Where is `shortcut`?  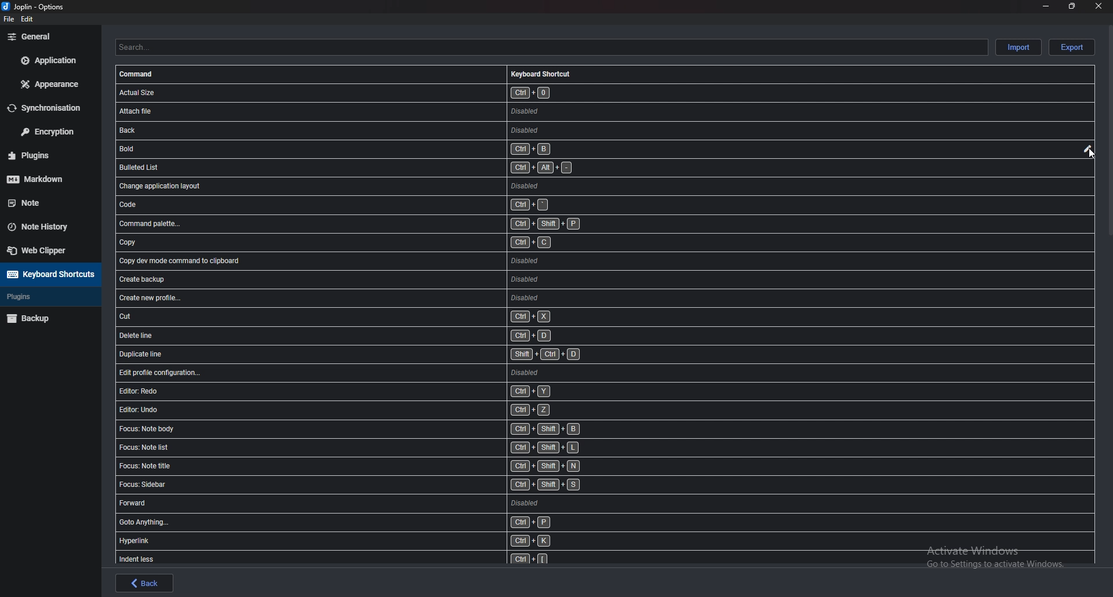 shortcut is located at coordinates (380, 485).